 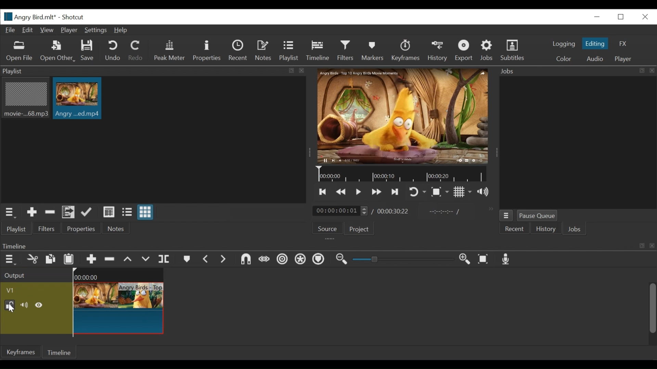 I want to click on View as detail, so click(x=108, y=212).